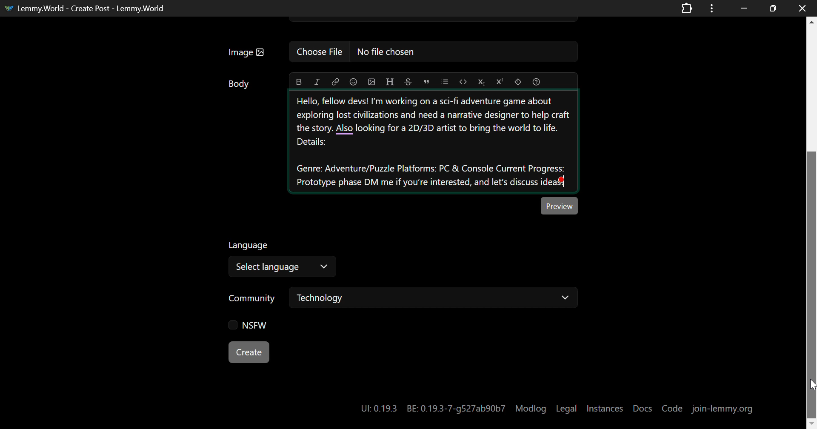 The image size is (817, 429). Describe the element at coordinates (723, 408) in the screenshot. I see `join-lemmy.org` at that location.